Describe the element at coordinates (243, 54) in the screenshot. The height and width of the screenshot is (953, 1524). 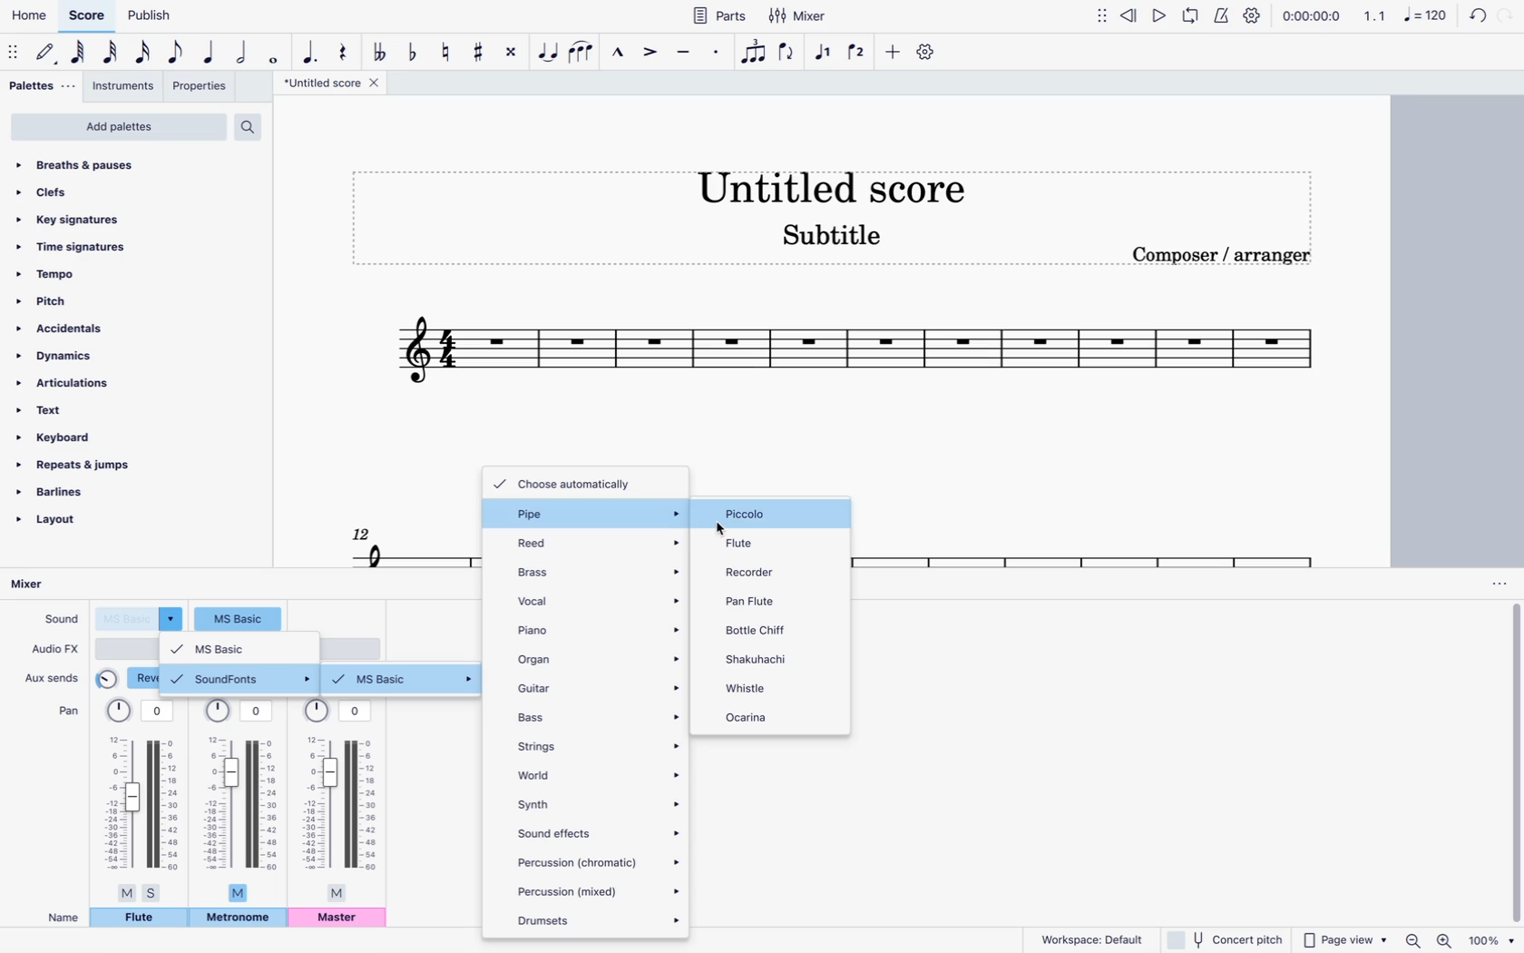
I see `half note` at that location.